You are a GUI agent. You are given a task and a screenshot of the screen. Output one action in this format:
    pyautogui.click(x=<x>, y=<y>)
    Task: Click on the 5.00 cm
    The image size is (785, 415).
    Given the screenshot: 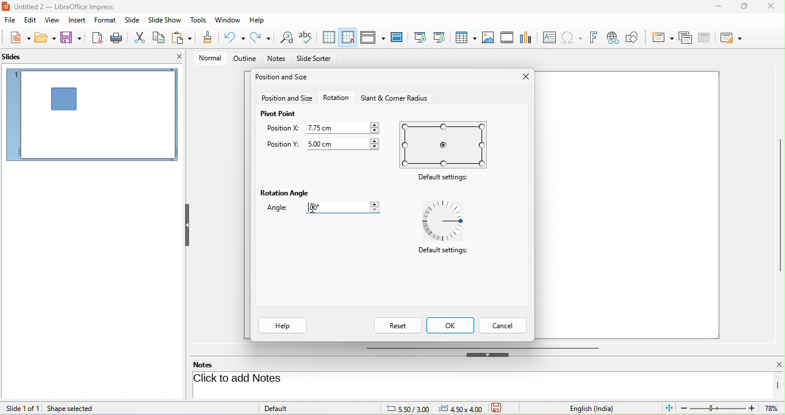 What is the action you would take?
    pyautogui.click(x=345, y=143)
    